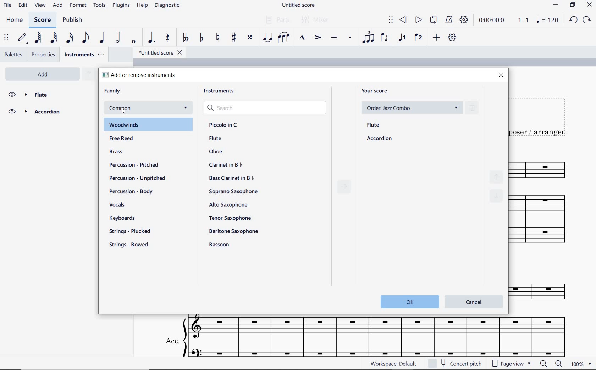 The width and height of the screenshot is (596, 370). I want to click on concert pitch, so click(462, 364).